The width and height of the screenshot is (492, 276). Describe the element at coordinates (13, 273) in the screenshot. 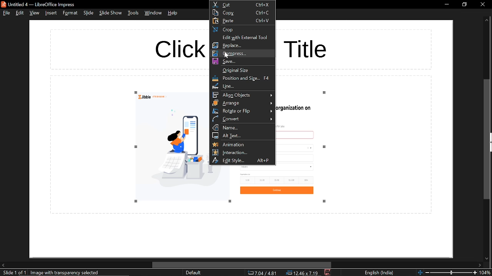

I see `current slide` at that location.